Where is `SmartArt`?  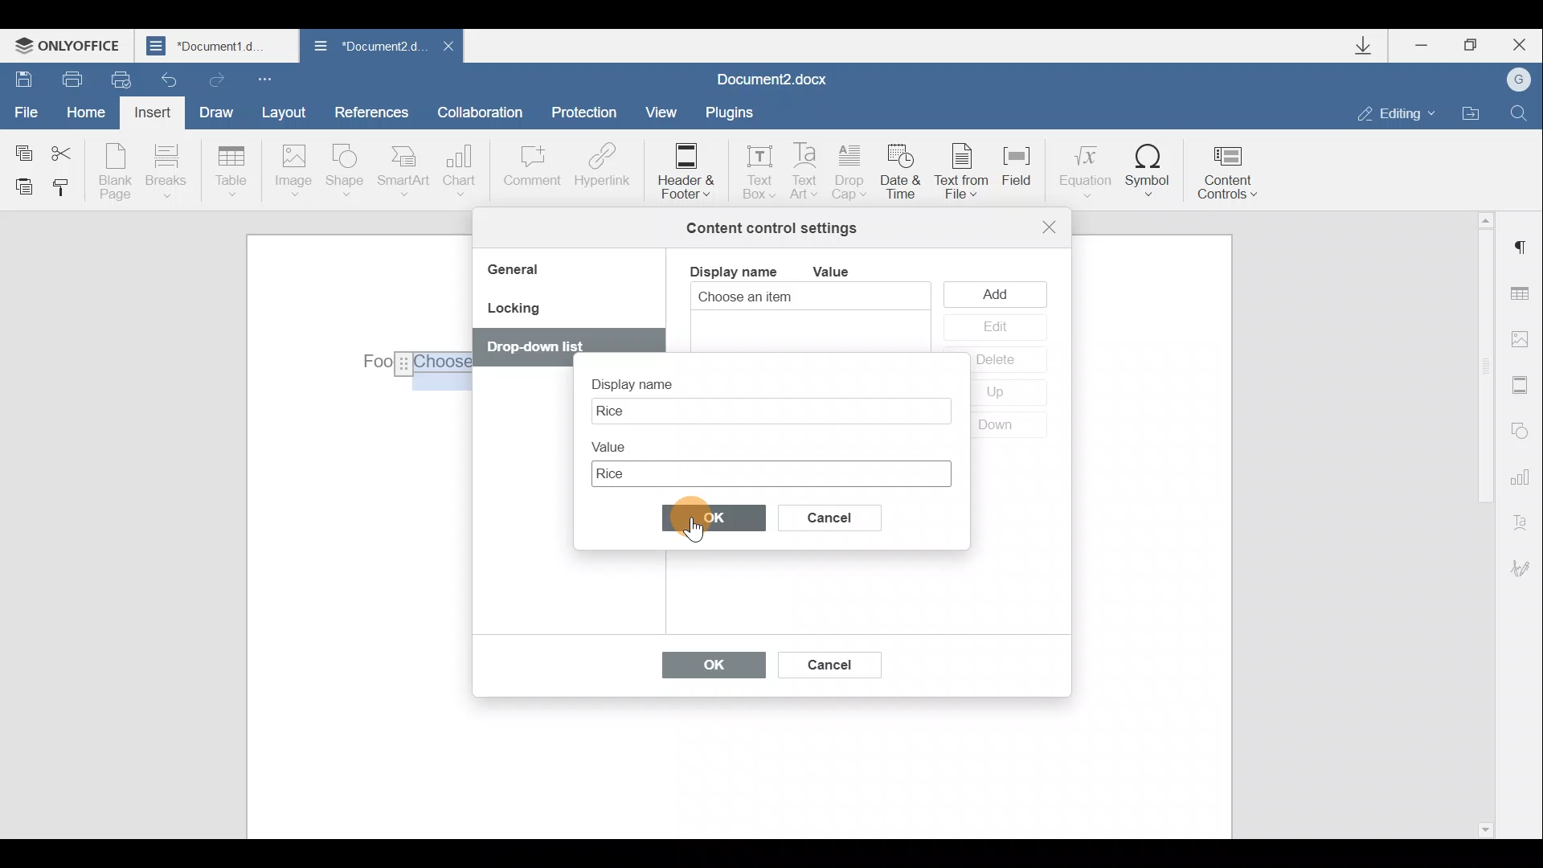 SmartArt is located at coordinates (404, 170).